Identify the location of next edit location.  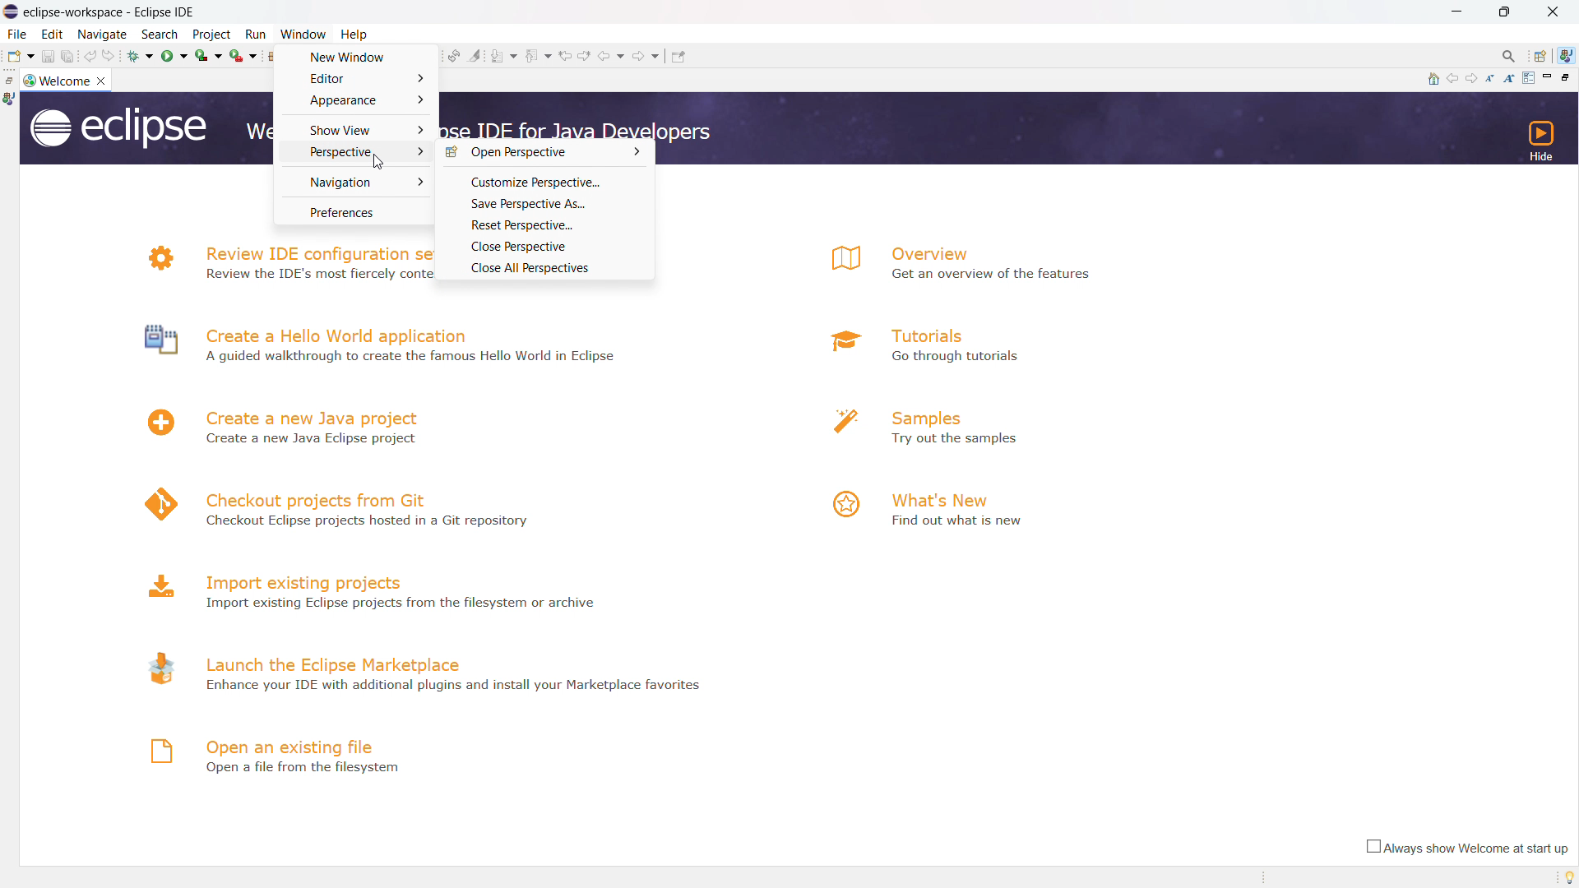
(586, 55).